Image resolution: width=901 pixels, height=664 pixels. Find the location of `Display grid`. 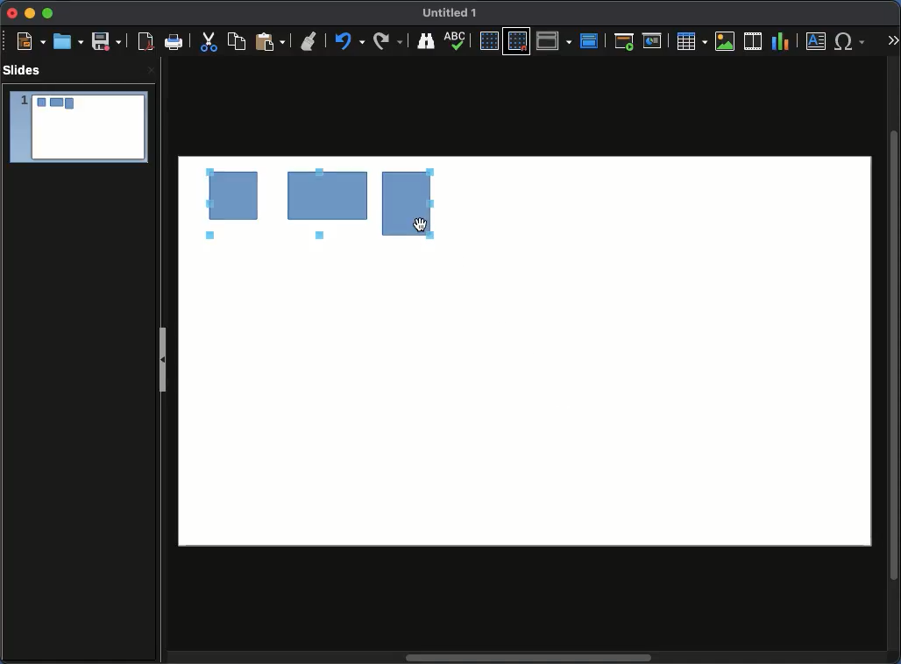

Display grid is located at coordinates (488, 41).